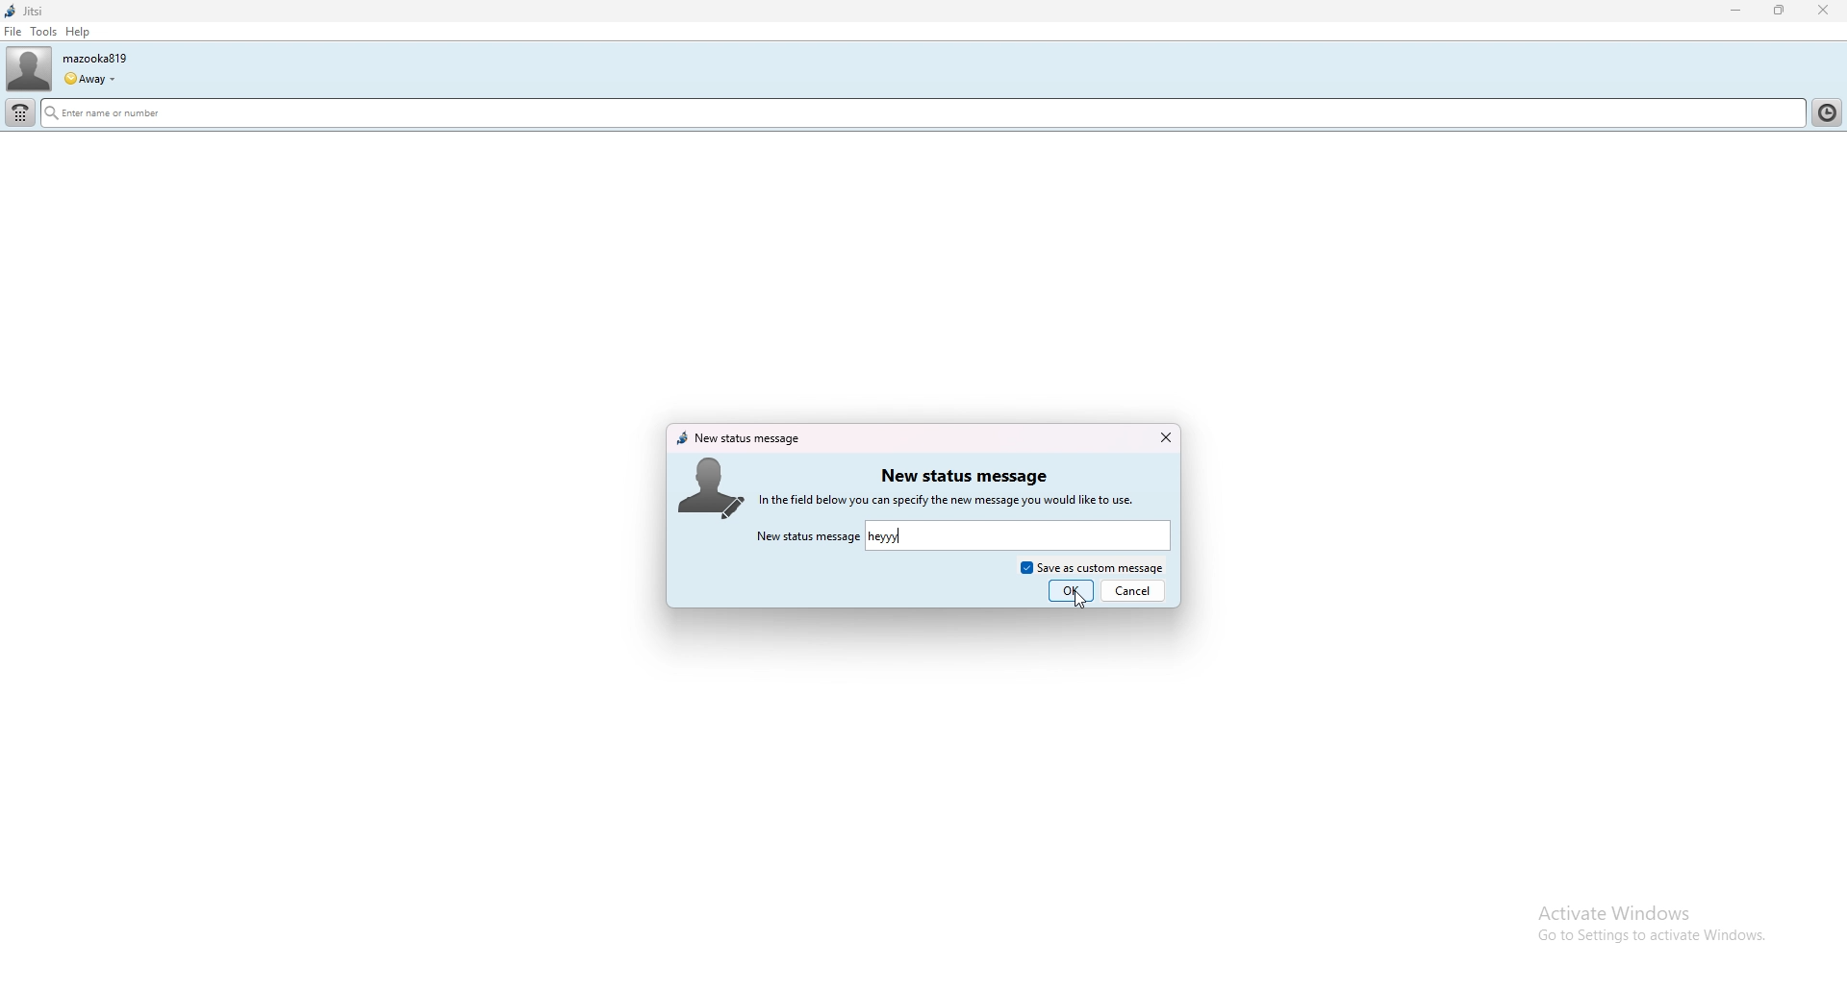 This screenshot has height=992, width=1847. Describe the element at coordinates (1136, 588) in the screenshot. I see `cancel` at that location.